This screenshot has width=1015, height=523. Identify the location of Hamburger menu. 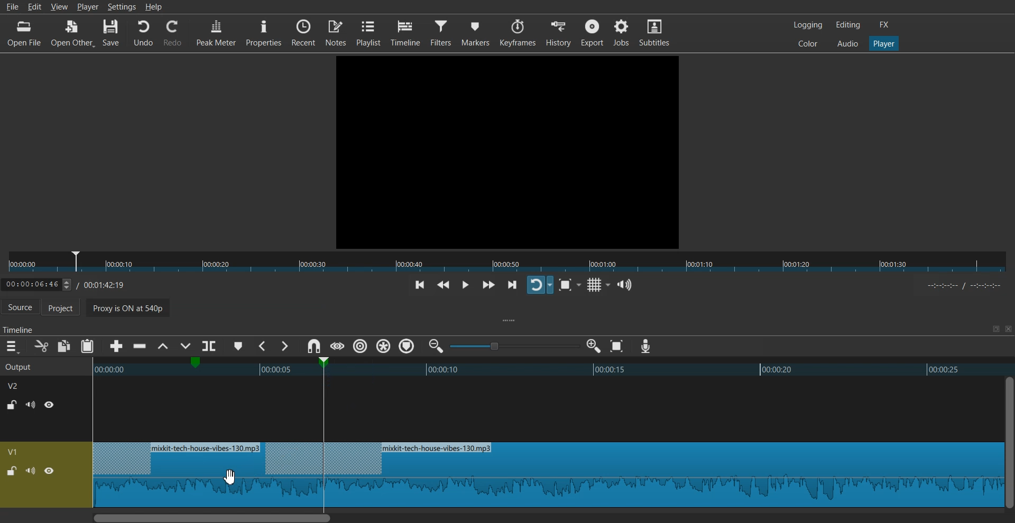
(12, 347).